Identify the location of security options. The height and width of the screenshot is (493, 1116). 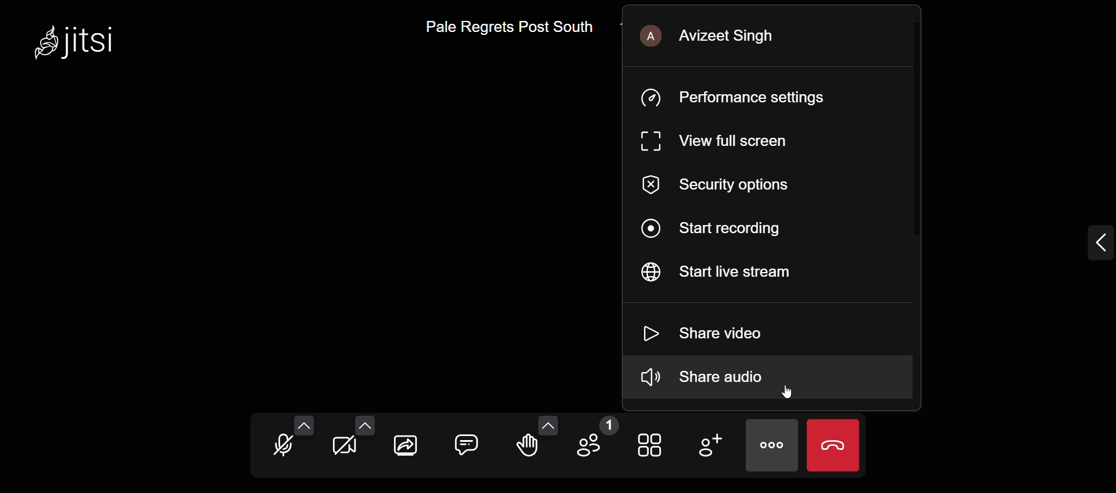
(728, 185).